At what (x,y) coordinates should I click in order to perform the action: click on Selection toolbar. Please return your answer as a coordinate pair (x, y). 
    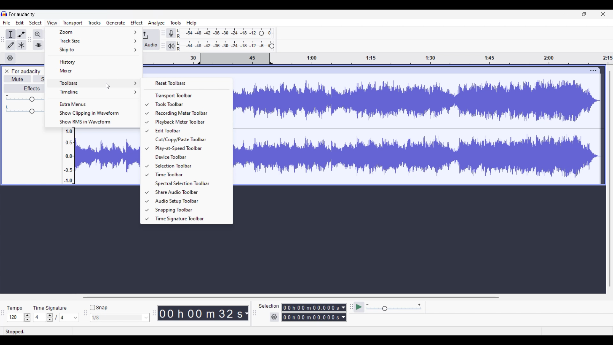
    Looking at the image, I should click on (190, 165).